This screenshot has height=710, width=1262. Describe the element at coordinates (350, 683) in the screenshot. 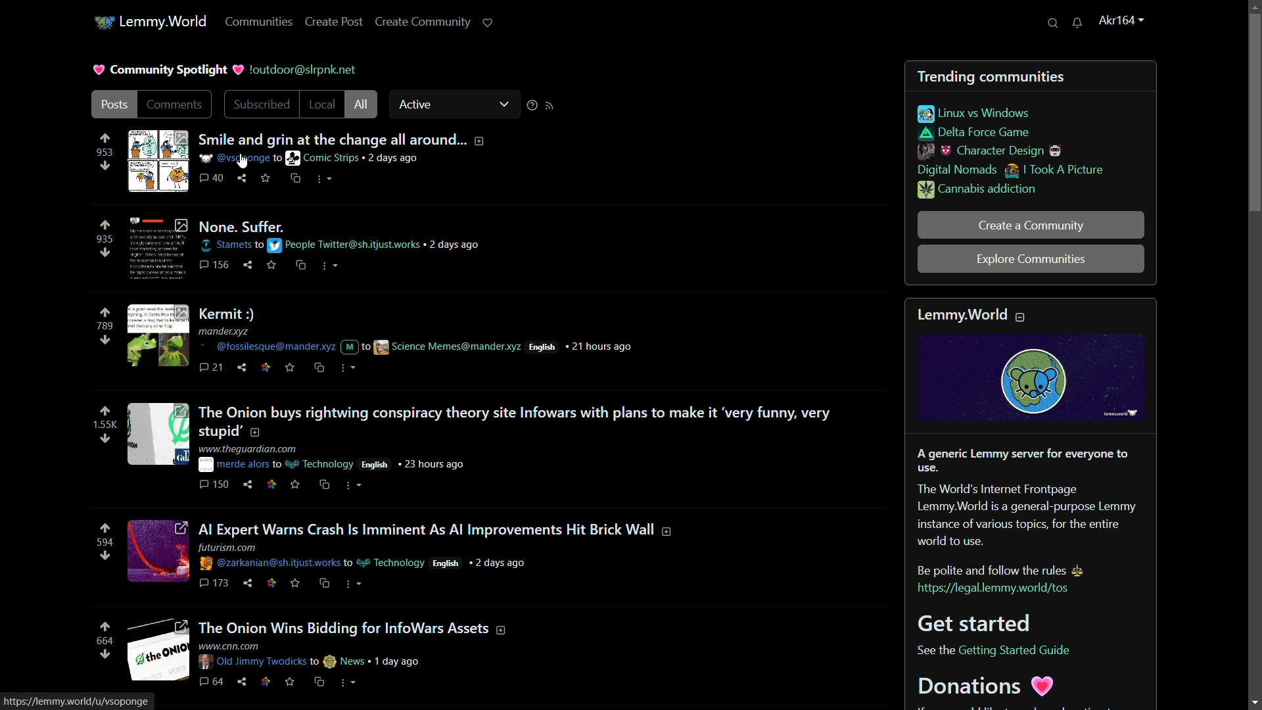

I see `more` at that location.